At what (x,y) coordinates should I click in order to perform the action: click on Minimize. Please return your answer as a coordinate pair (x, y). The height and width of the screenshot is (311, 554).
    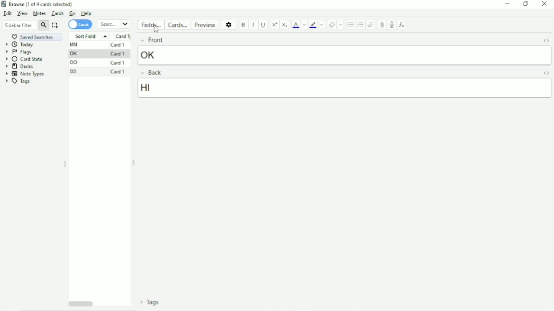
    Looking at the image, I should click on (508, 4).